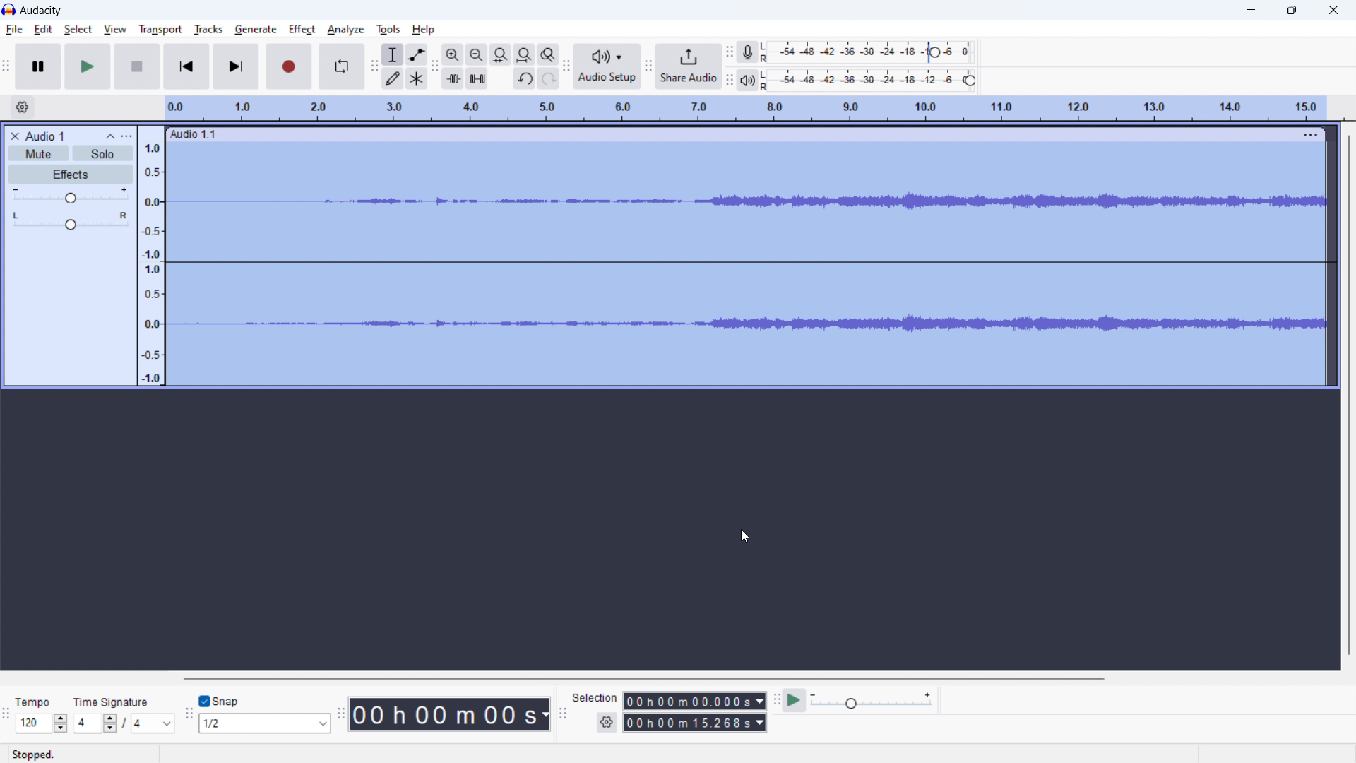  Describe the element at coordinates (729, 80) in the screenshot. I see `playback meter toolbar` at that location.